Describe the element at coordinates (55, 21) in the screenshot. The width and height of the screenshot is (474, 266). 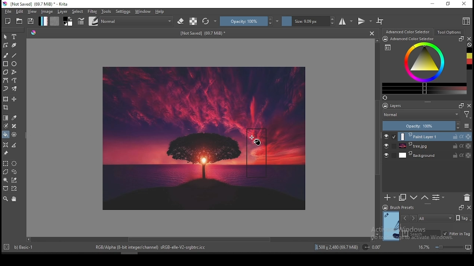
I see `pattern fill` at that location.